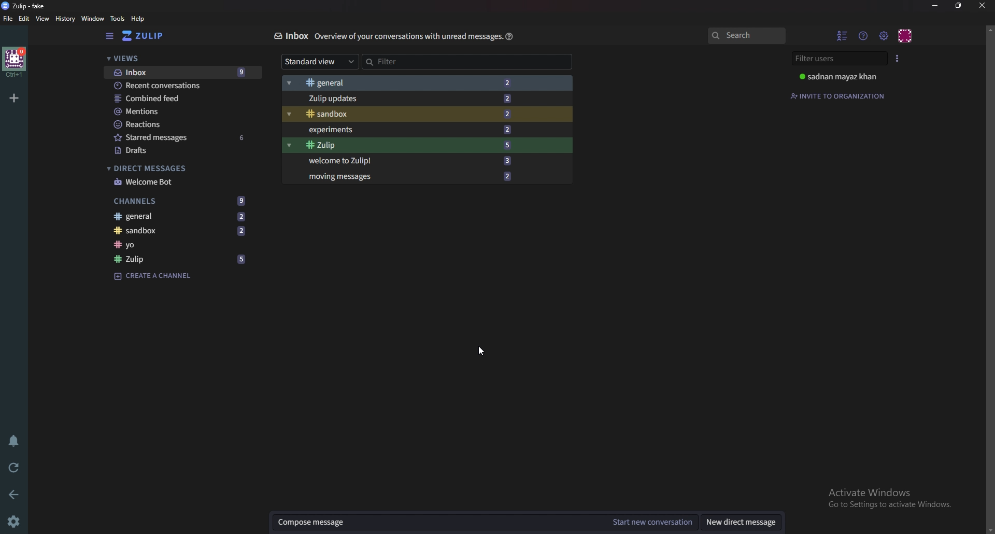  What do you see at coordinates (839, 60) in the screenshot?
I see `Filter users` at bounding box center [839, 60].